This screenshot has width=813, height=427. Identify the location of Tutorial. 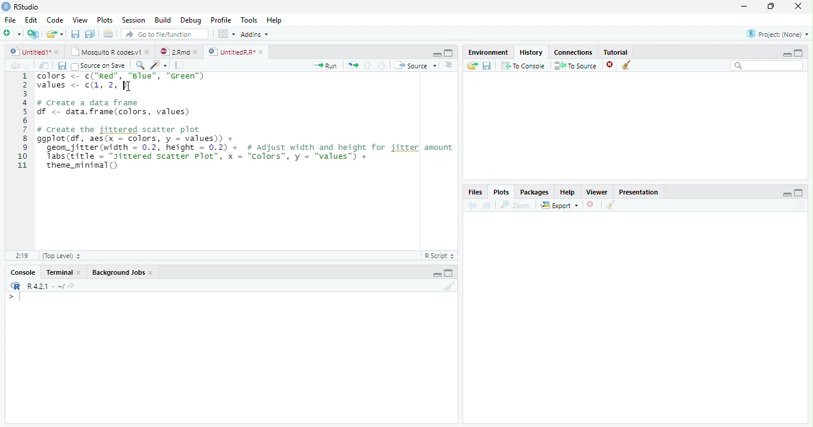
(616, 52).